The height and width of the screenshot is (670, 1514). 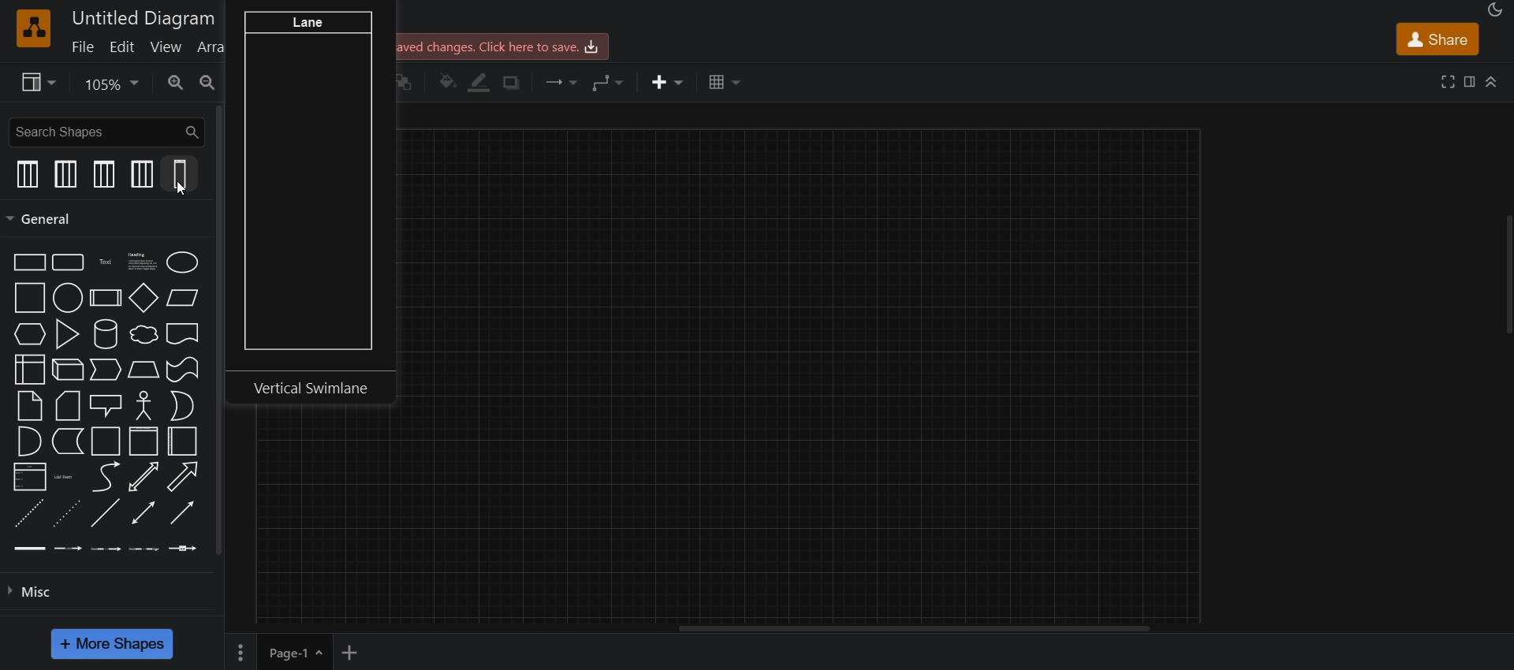 I want to click on misc, so click(x=30, y=596).